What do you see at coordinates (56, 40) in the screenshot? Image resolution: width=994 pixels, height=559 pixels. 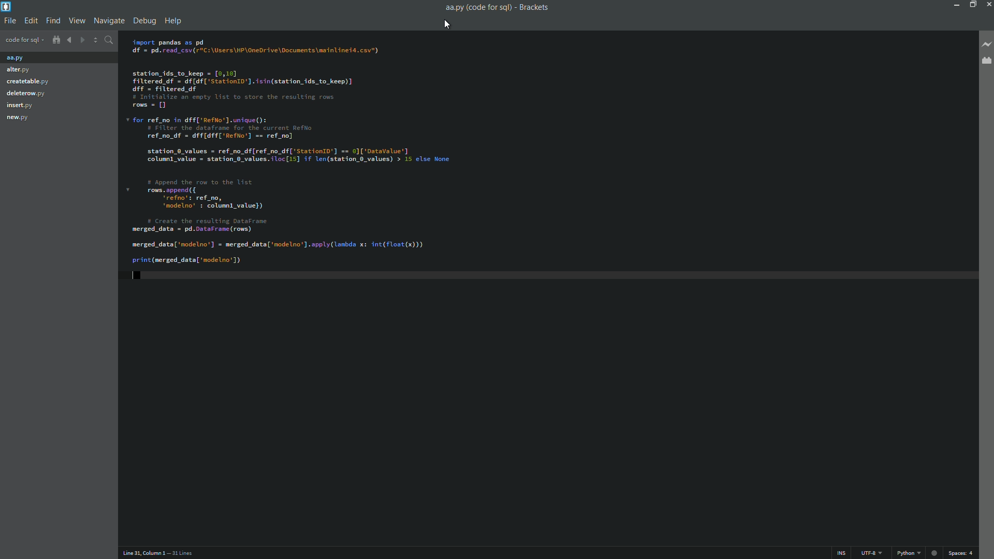 I see `show in file tree` at bounding box center [56, 40].